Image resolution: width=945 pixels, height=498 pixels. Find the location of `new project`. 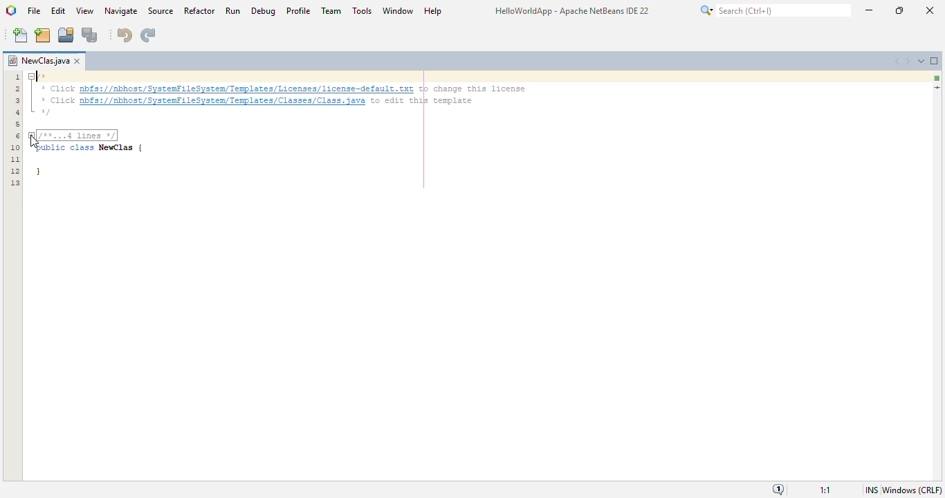

new project is located at coordinates (43, 35).